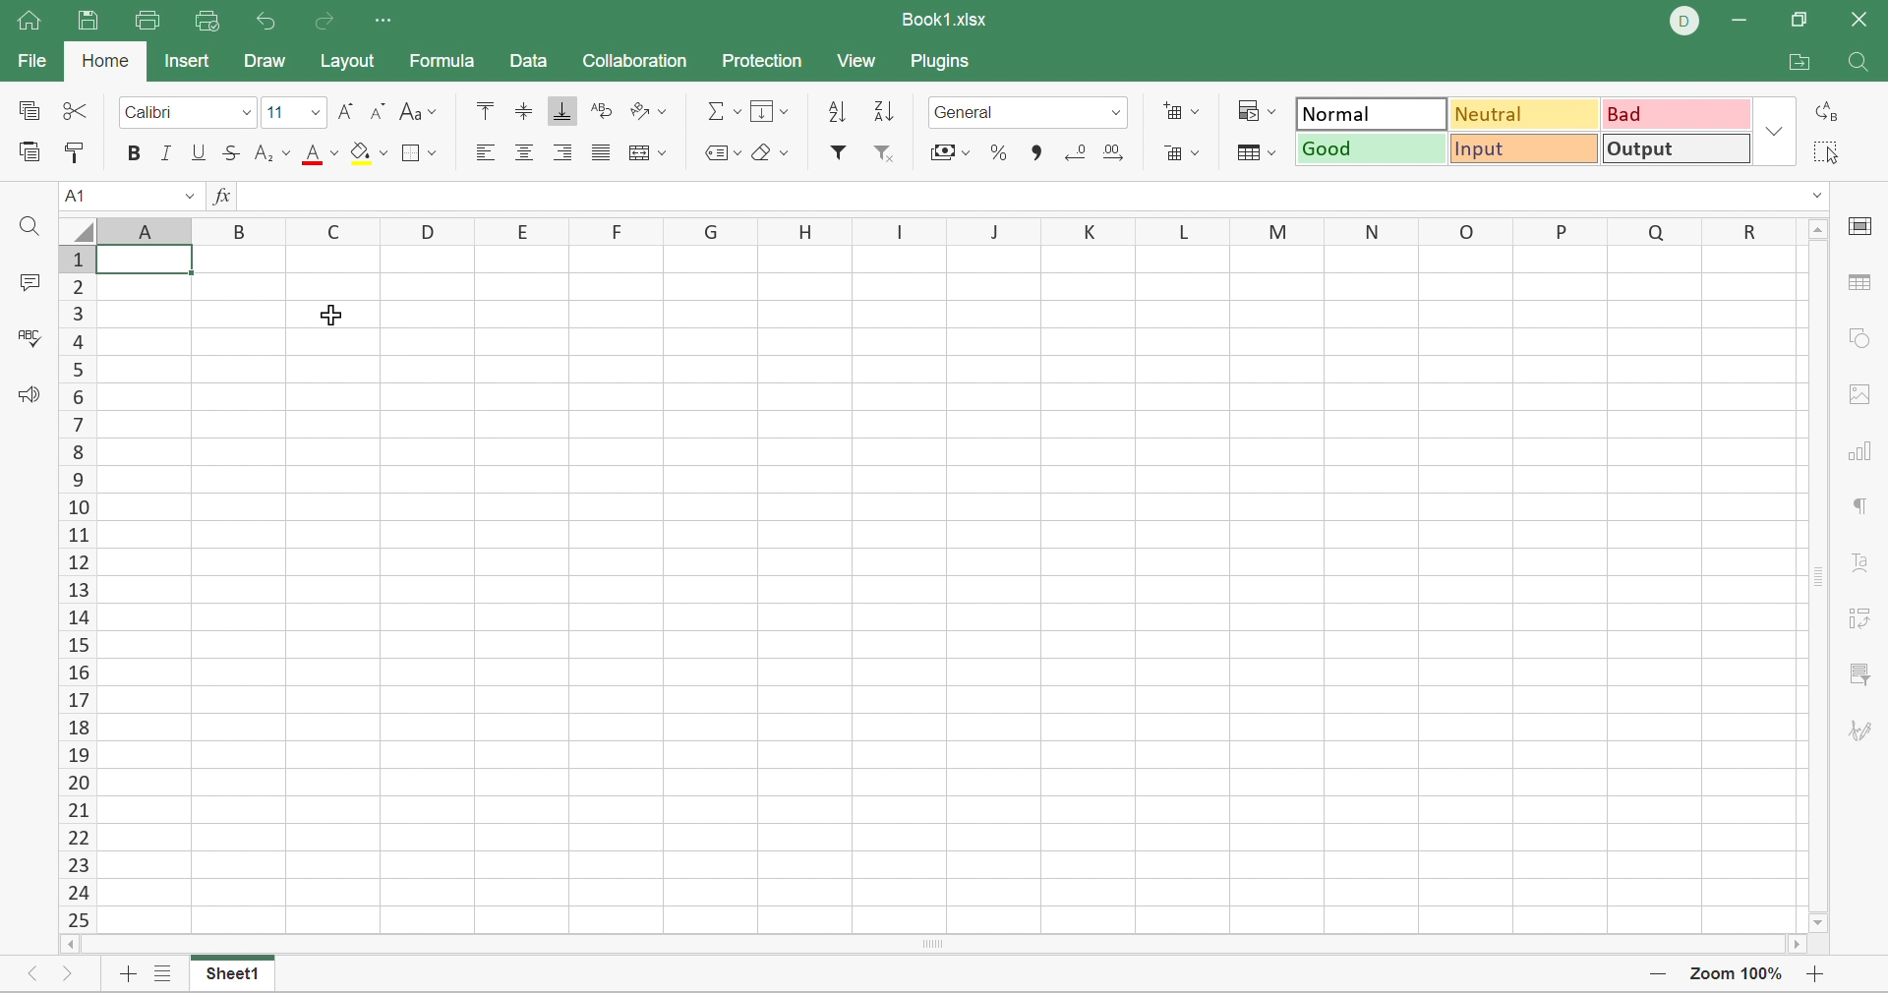 The image size is (1888, 993). What do you see at coordinates (347, 111) in the screenshot?
I see `Increment font size` at bounding box center [347, 111].